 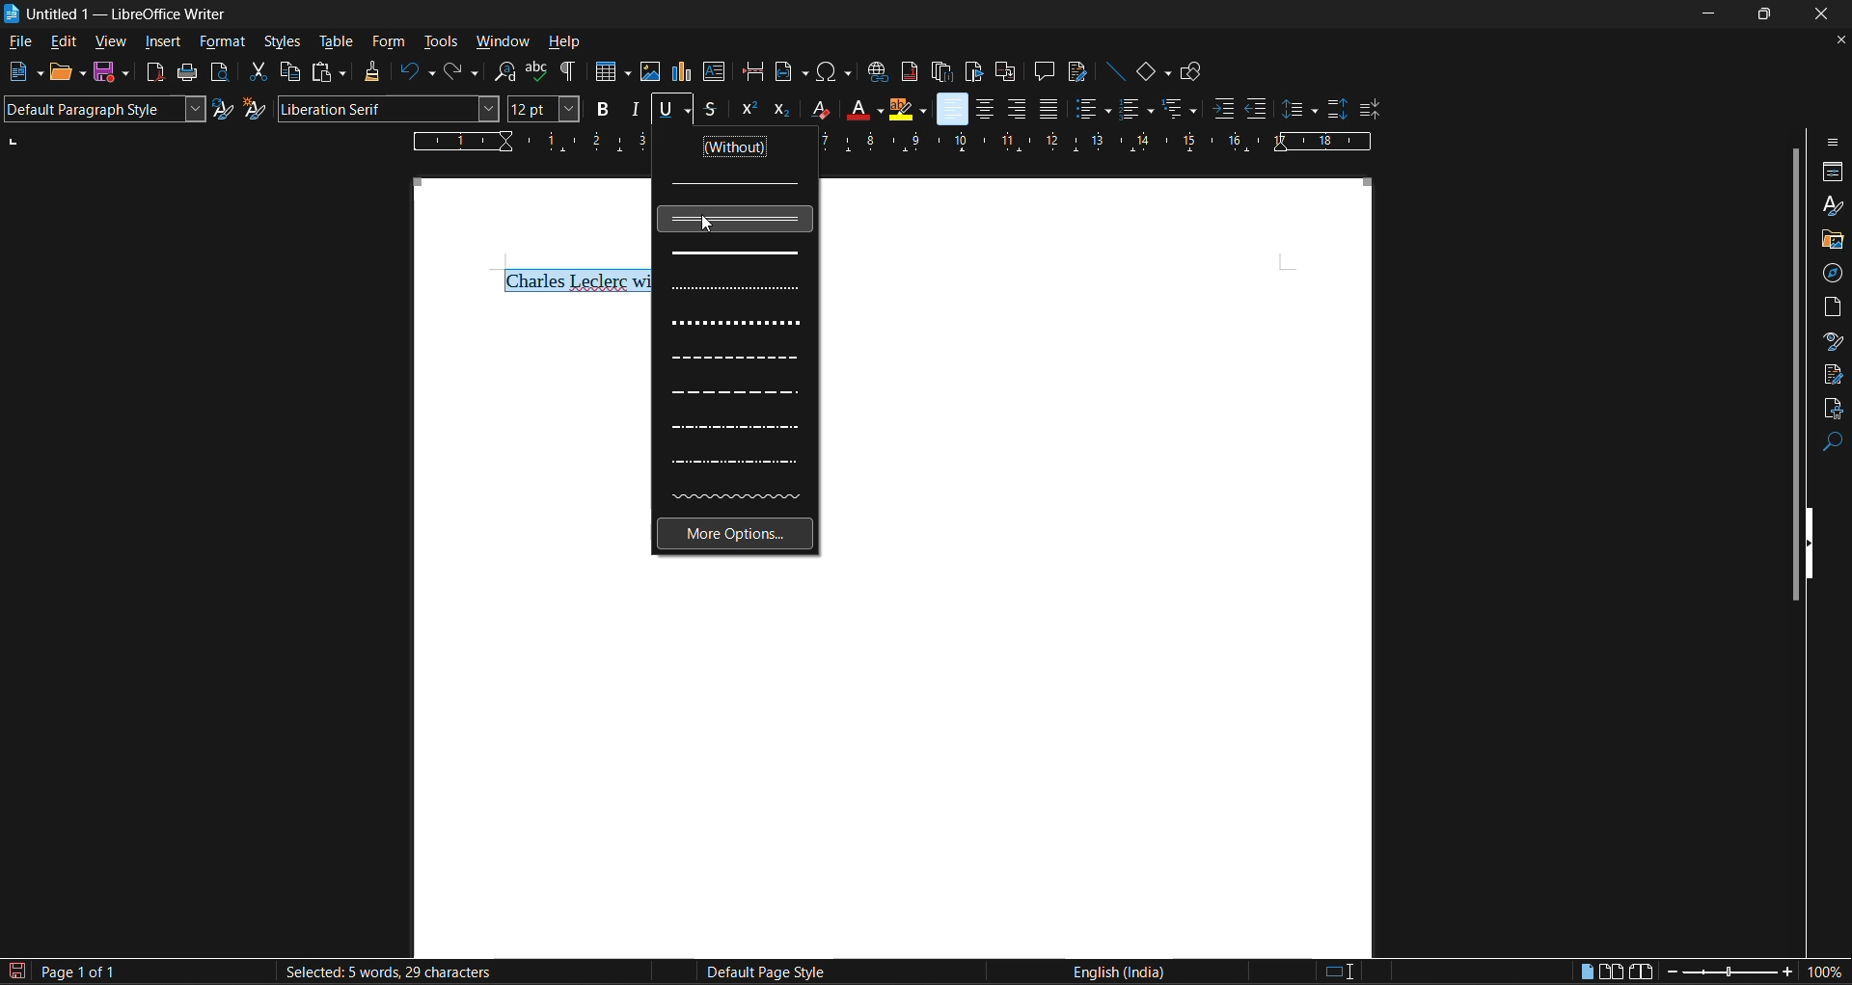 What do you see at coordinates (1833, 274) in the screenshot?
I see `navigator` at bounding box center [1833, 274].